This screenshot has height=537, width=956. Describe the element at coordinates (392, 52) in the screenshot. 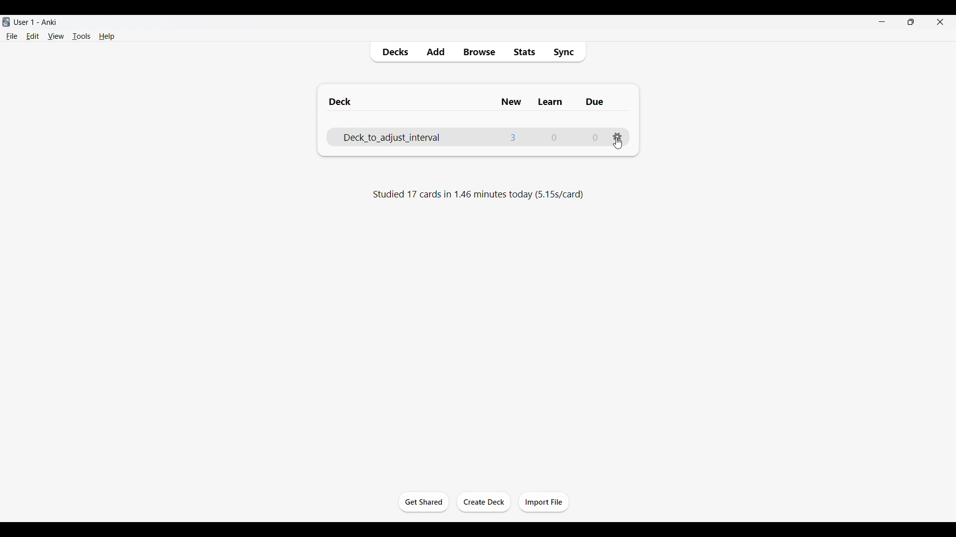

I see `Decks` at that location.